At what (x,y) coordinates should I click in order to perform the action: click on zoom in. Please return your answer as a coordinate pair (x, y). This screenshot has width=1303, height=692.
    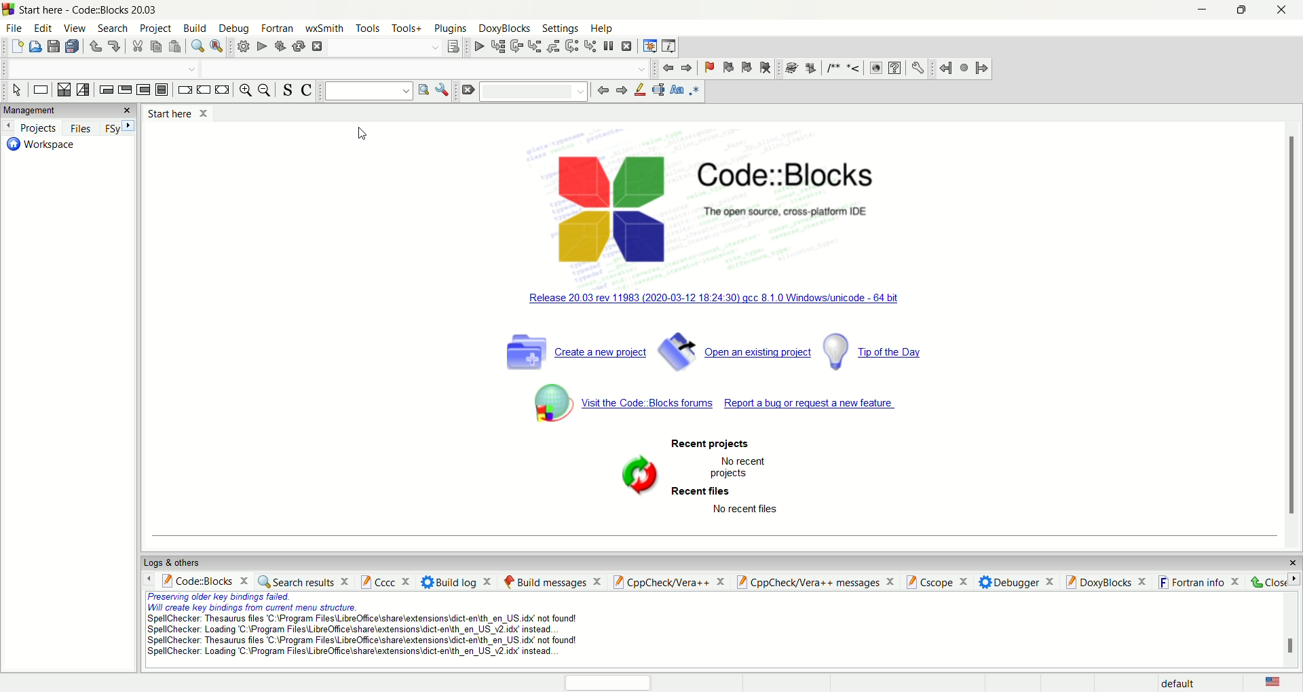
    Looking at the image, I should click on (244, 92).